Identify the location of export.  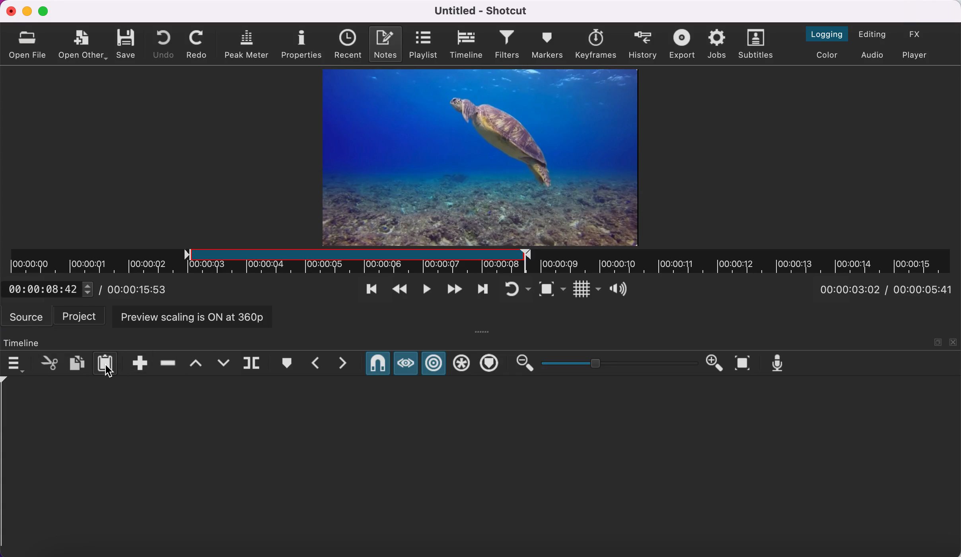
(681, 44).